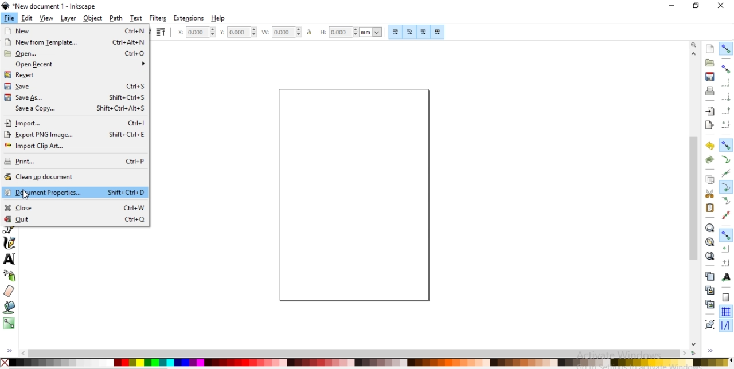 This screenshot has width=734, height=369. Describe the element at coordinates (710, 180) in the screenshot. I see `copy` at that location.